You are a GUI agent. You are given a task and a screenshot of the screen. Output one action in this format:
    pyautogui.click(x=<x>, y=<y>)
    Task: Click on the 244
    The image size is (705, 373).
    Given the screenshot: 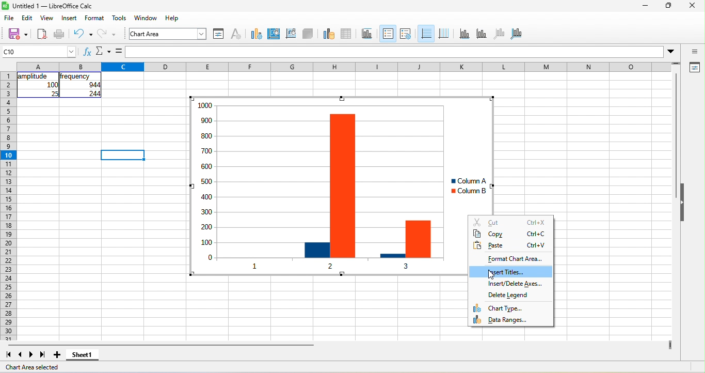 What is the action you would take?
    pyautogui.click(x=94, y=94)
    